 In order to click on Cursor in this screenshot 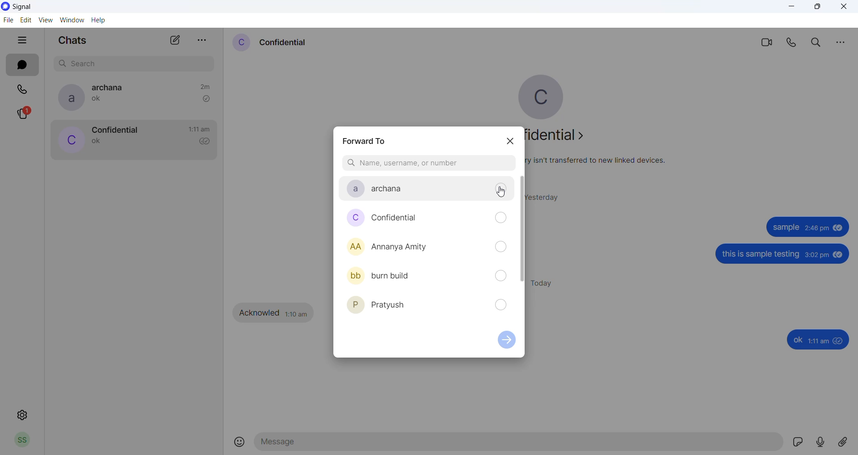, I will do `click(502, 193)`.